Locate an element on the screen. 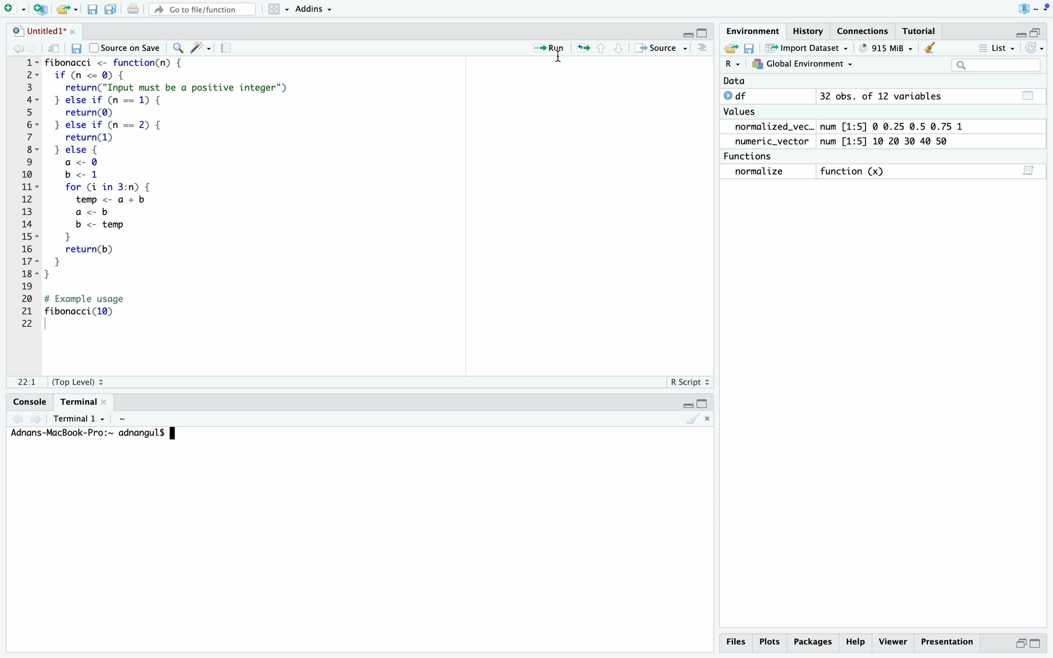  Address-MackBook-Pro:~ adnangul$ is located at coordinates (86, 435).